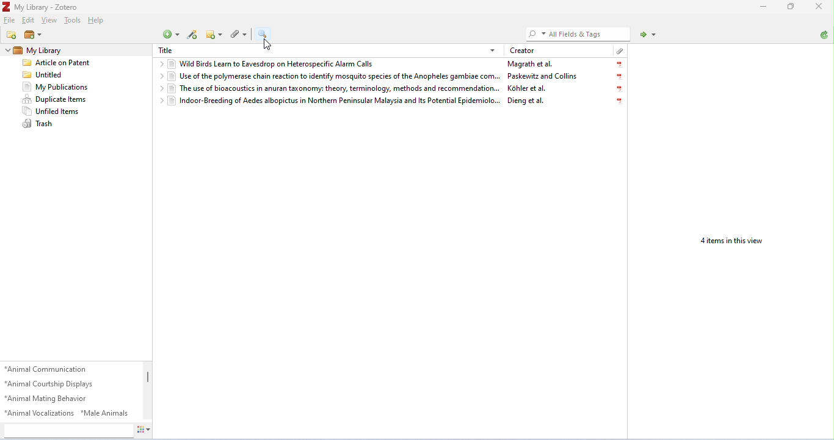  I want to click on Paskewitz and Collins, so click(542, 76).